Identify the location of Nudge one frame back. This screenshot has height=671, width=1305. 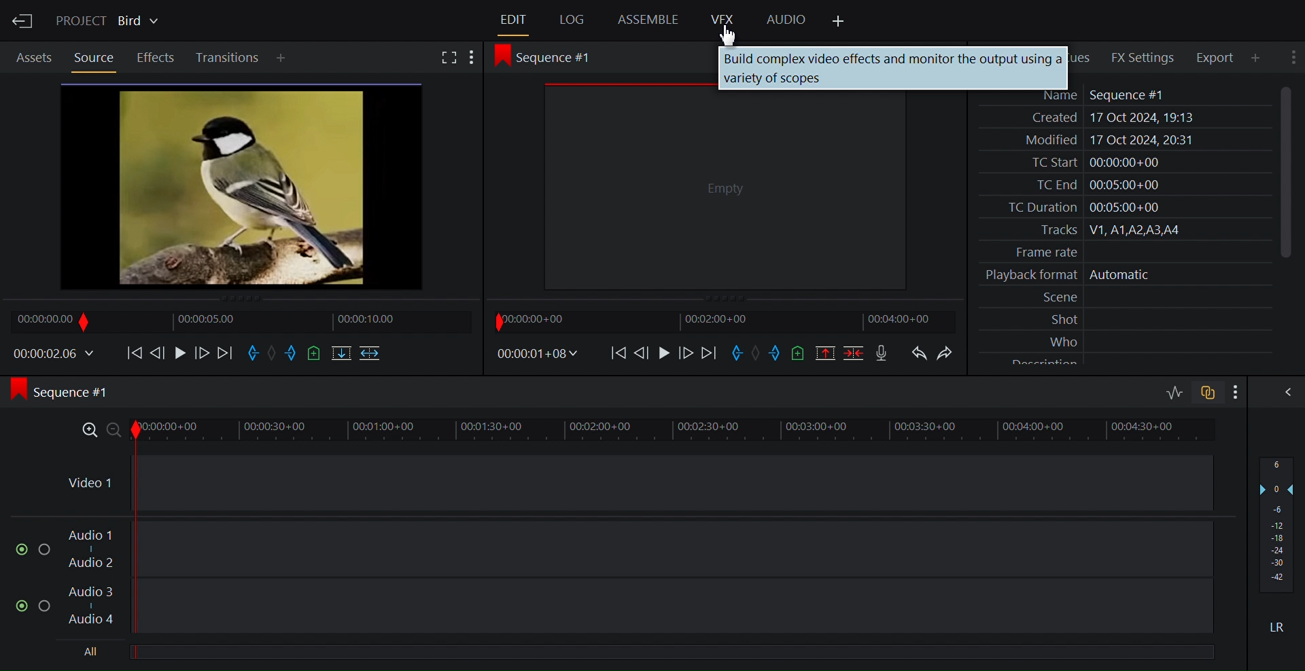
(642, 352).